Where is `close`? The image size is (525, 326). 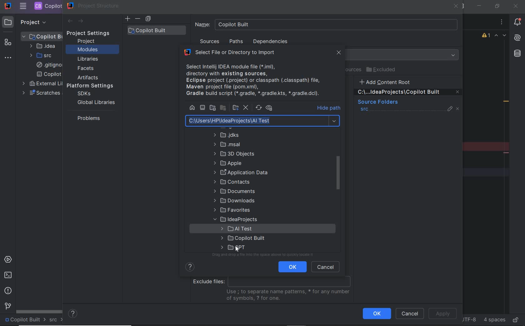 close is located at coordinates (515, 6).